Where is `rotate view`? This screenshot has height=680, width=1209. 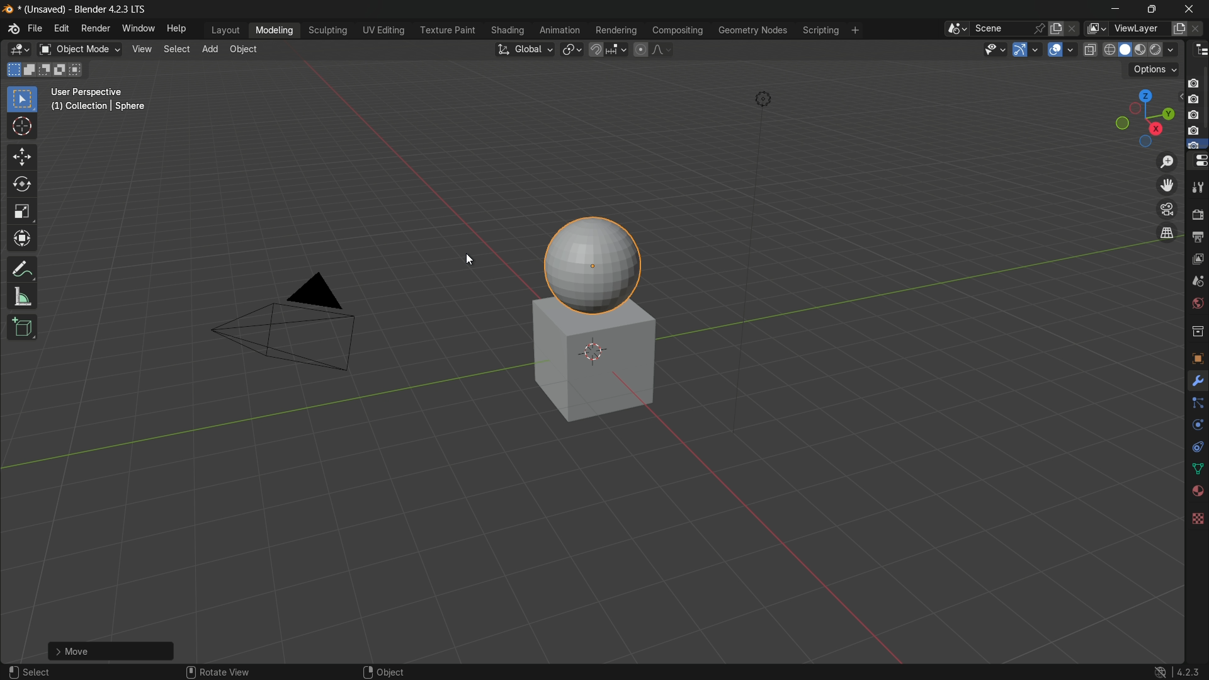 rotate view is located at coordinates (215, 672).